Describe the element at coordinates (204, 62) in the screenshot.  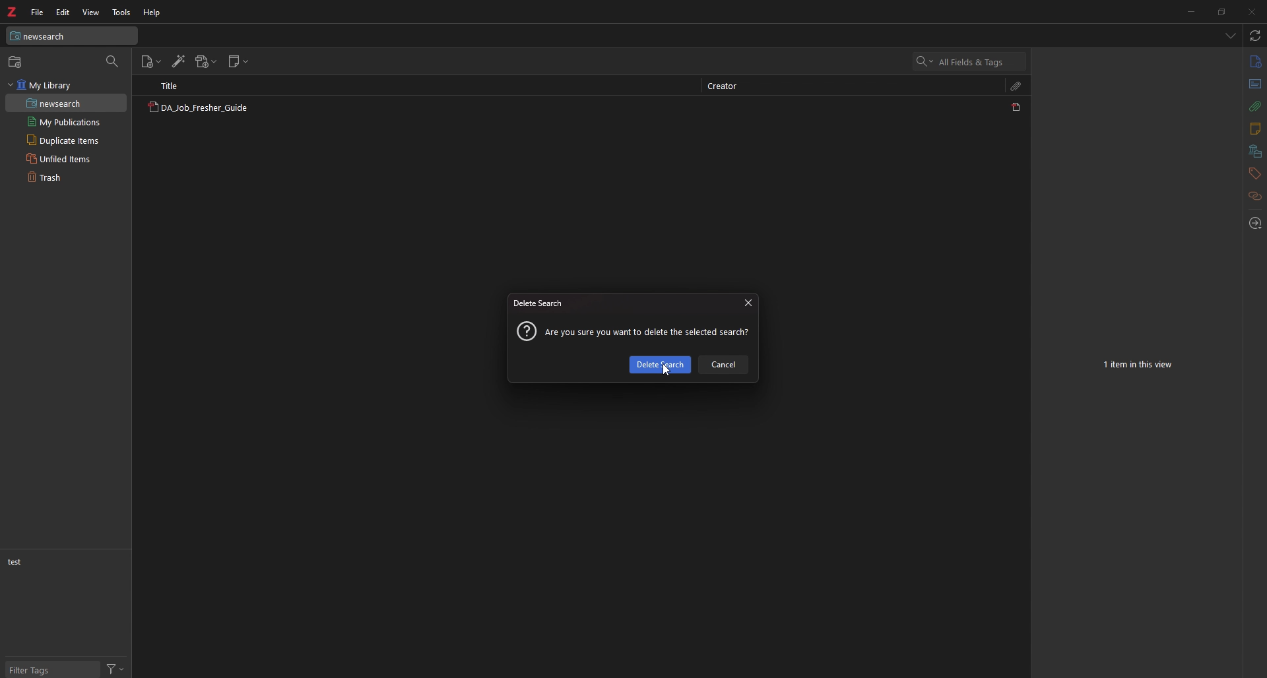
I see `Add attachments` at that location.